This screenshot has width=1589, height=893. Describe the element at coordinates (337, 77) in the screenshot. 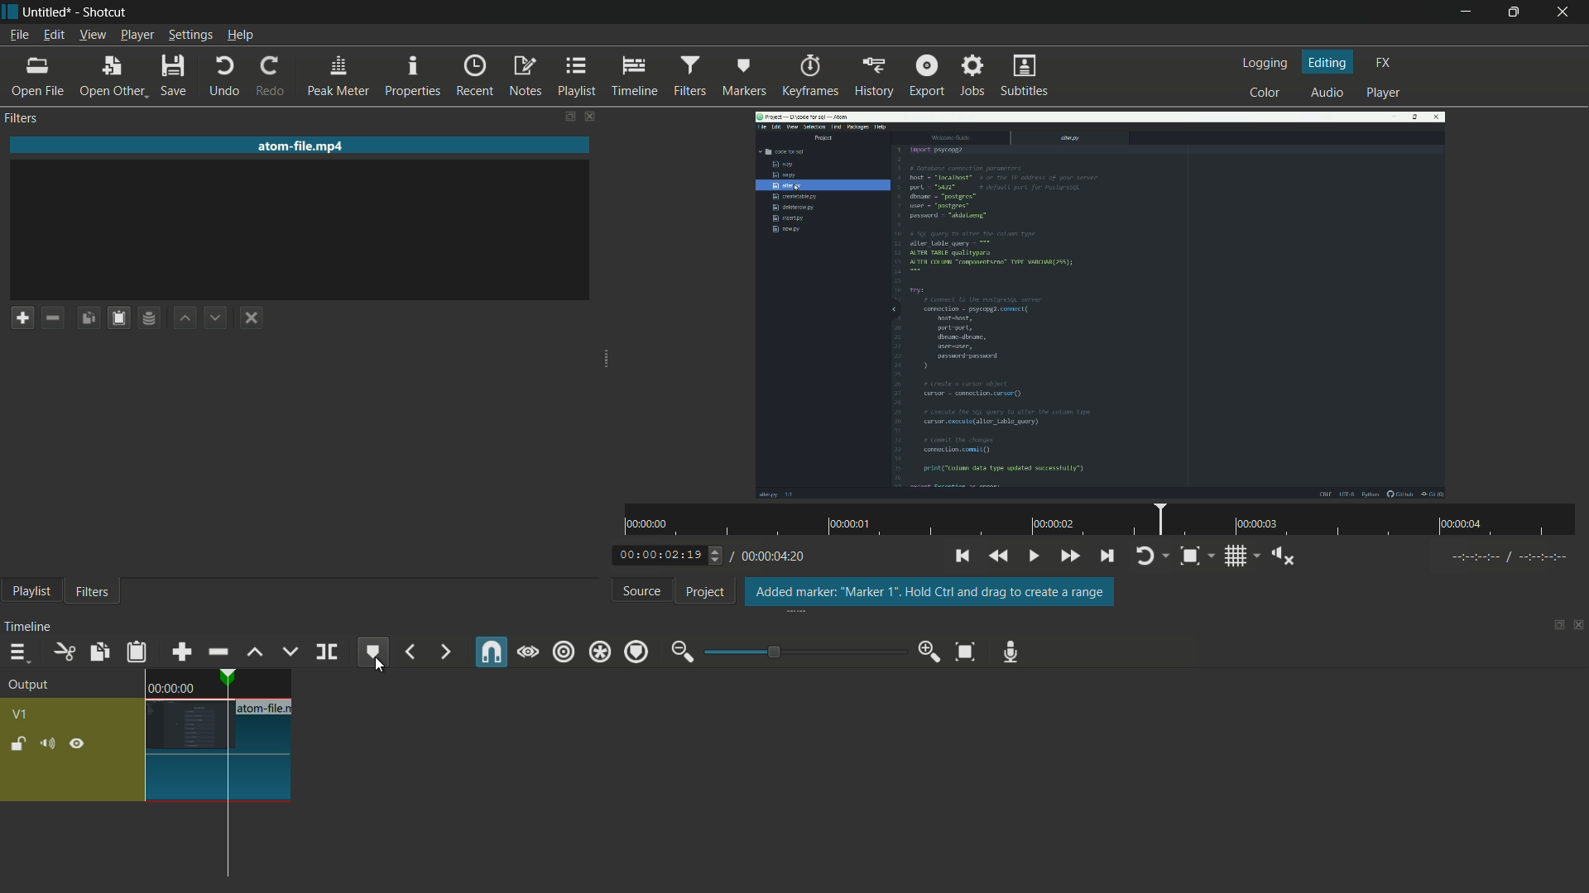

I see `peak meter` at that location.